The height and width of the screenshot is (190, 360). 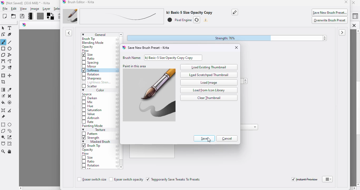 I want to click on enclose and fill tool, so click(x=10, y=102).